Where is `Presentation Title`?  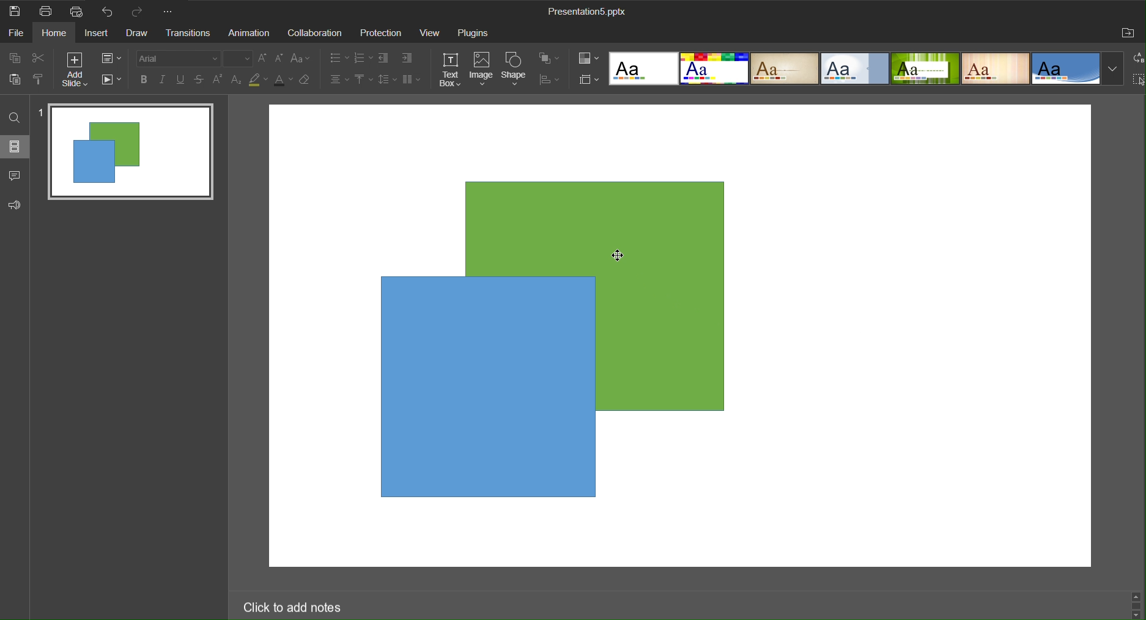 Presentation Title is located at coordinates (586, 12).